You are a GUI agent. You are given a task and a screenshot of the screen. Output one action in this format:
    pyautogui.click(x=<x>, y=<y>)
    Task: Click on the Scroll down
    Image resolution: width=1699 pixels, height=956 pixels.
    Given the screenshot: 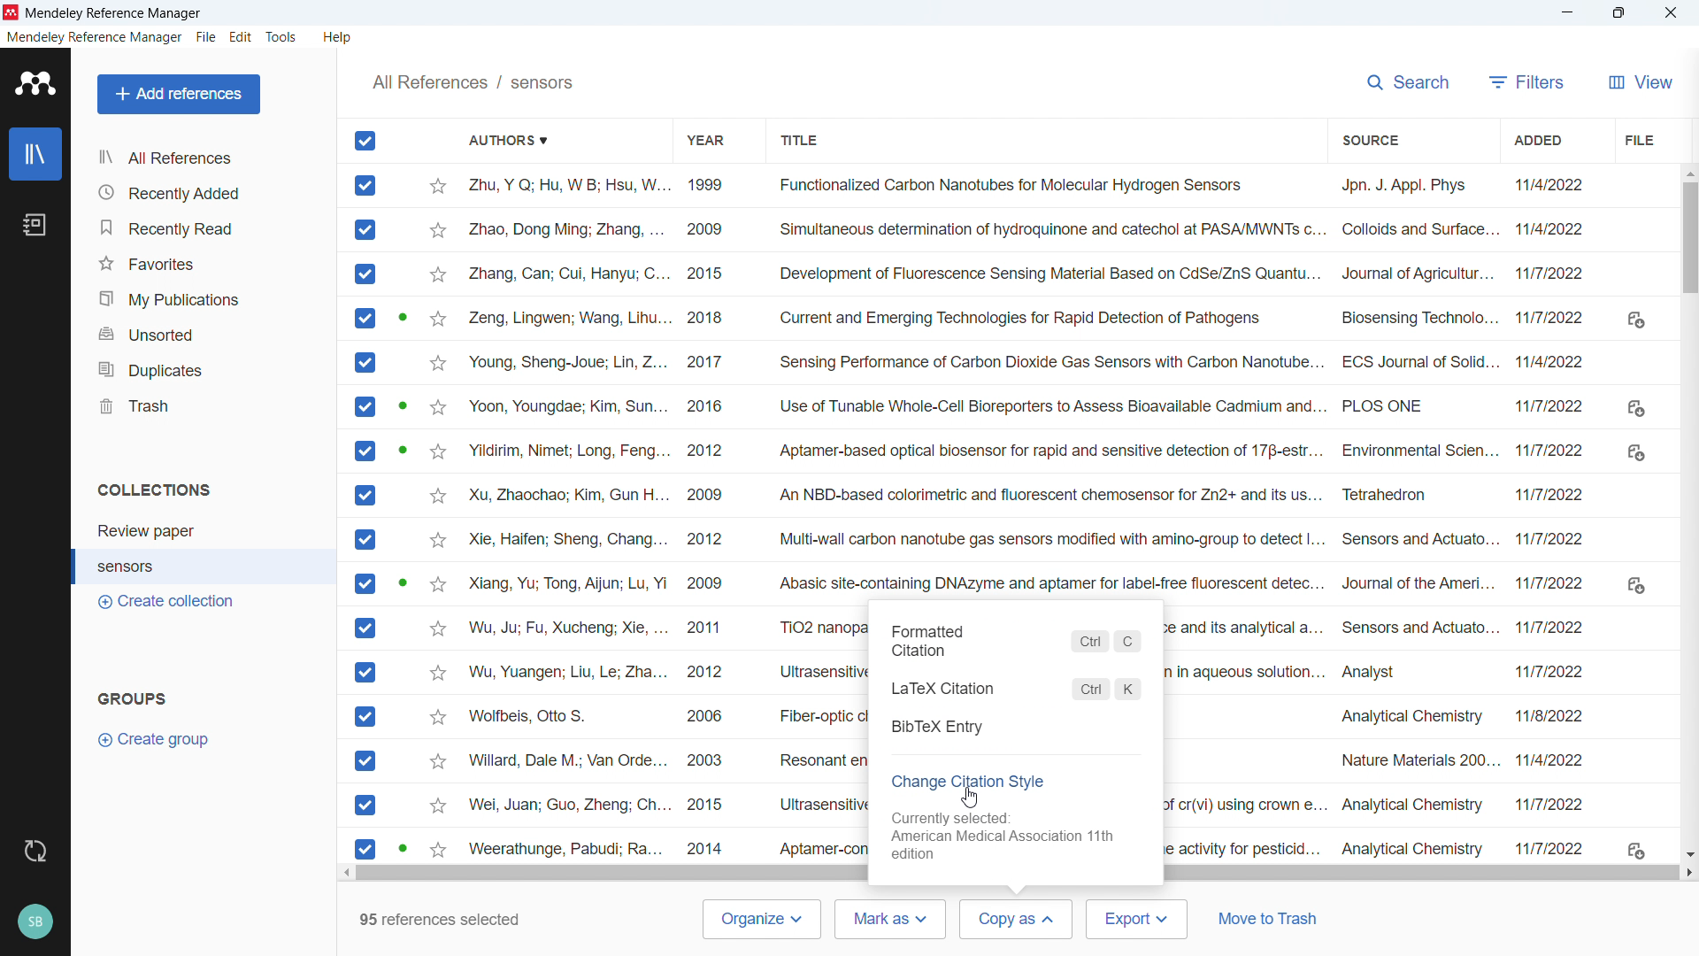 What is the action you would take?
    pyautogui.click(x=1687, y=854)
    